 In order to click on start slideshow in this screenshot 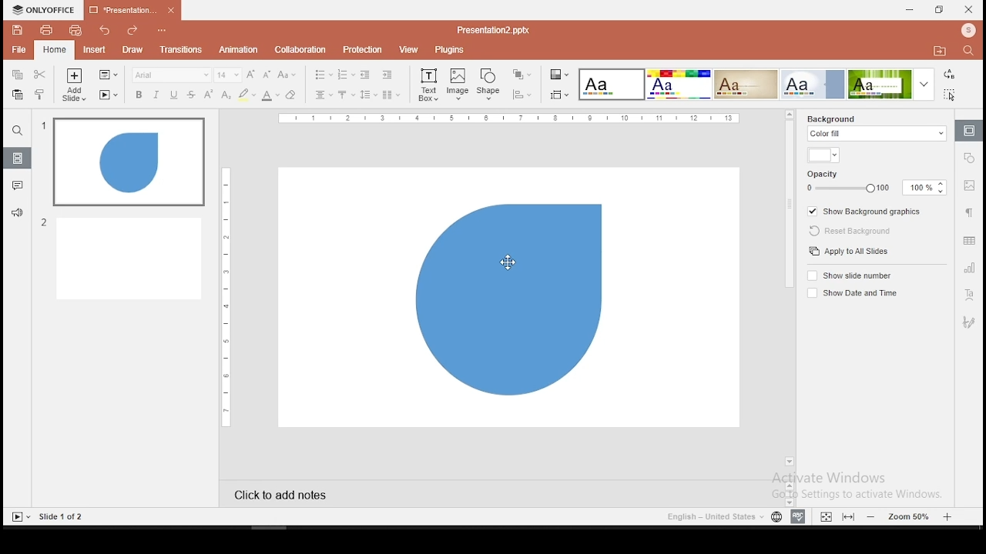, I will do `click(109, 95)`.